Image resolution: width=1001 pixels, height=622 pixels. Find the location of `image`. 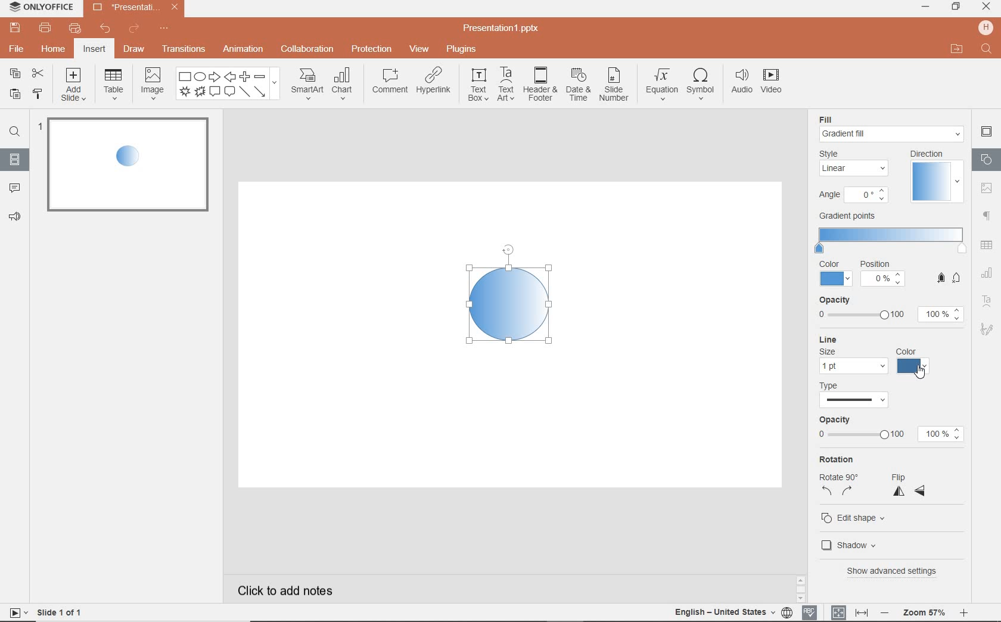

image is located at coordinates (152, 86).